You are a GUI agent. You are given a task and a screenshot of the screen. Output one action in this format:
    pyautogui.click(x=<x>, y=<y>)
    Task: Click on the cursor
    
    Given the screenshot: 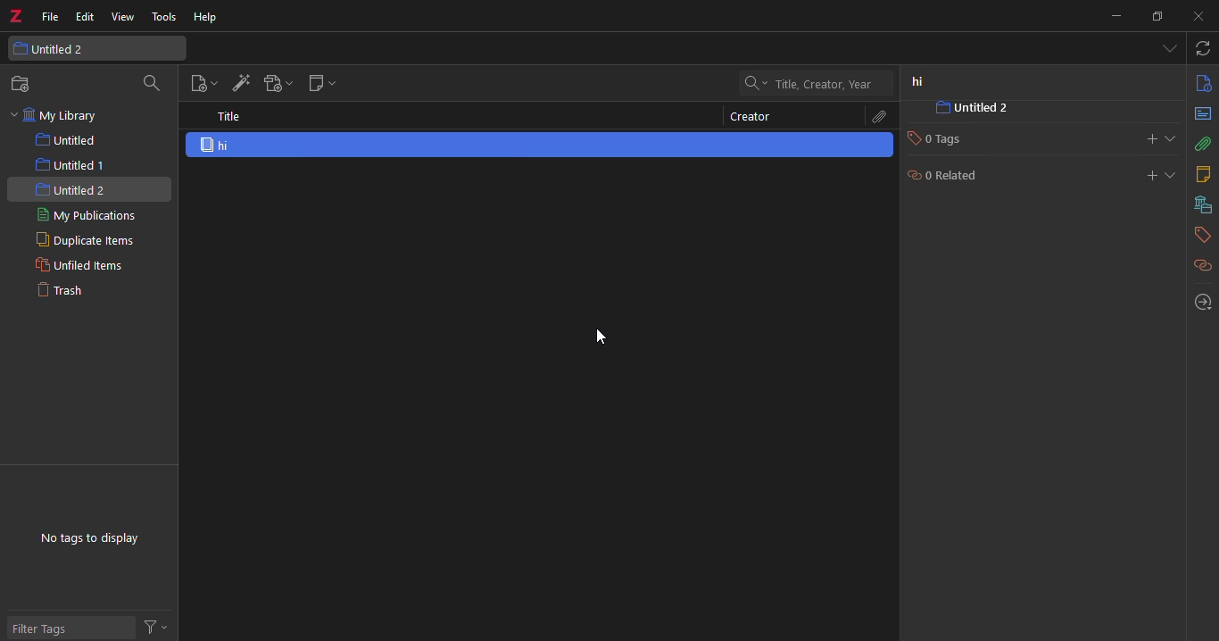 What is the action you would take?
    pyautogui.click(x=606, y=335)
    